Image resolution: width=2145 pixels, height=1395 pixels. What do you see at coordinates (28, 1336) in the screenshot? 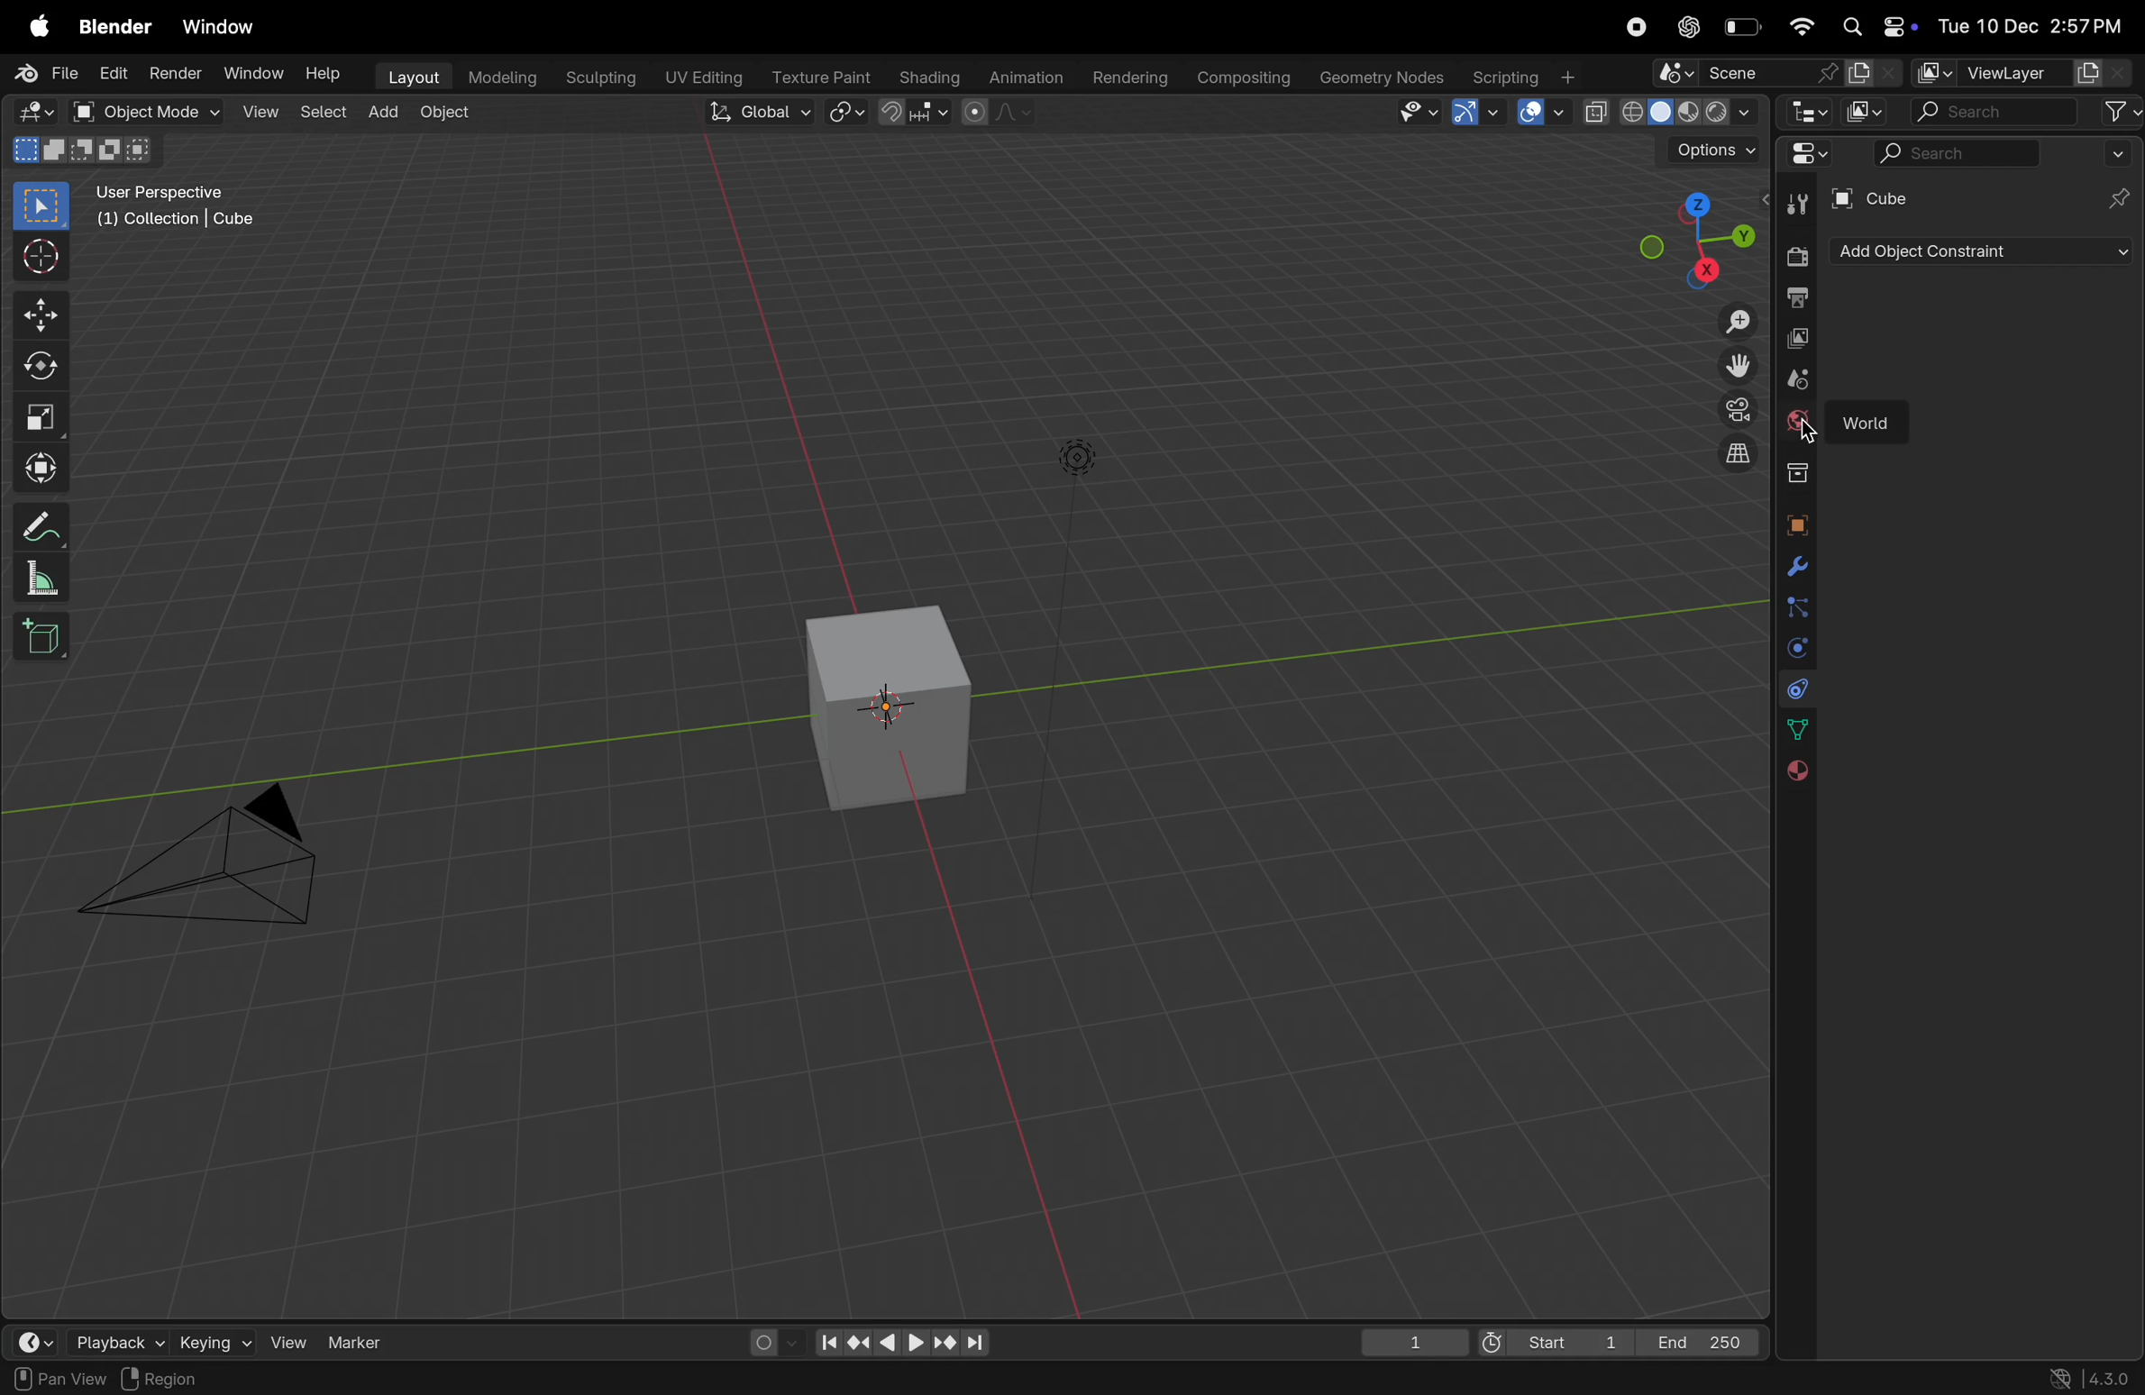
I see `view` at bounding box center [28, 1336].